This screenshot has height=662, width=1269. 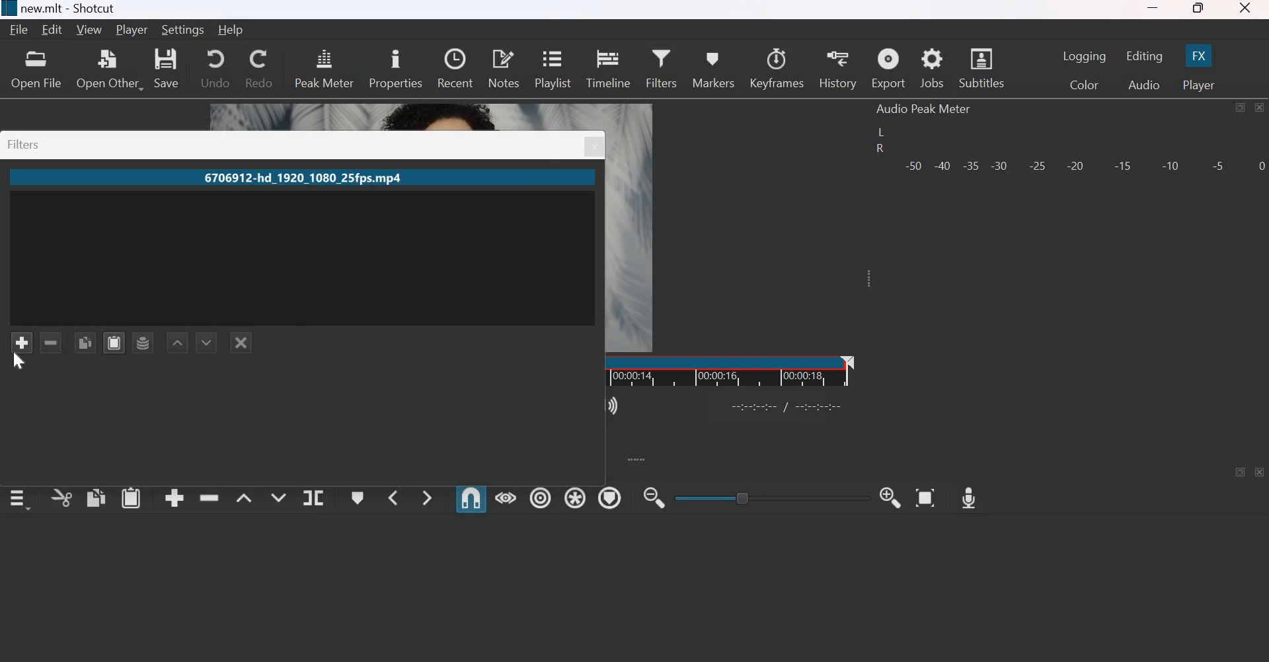 I want to click on paste, so click(x=132, y=497).